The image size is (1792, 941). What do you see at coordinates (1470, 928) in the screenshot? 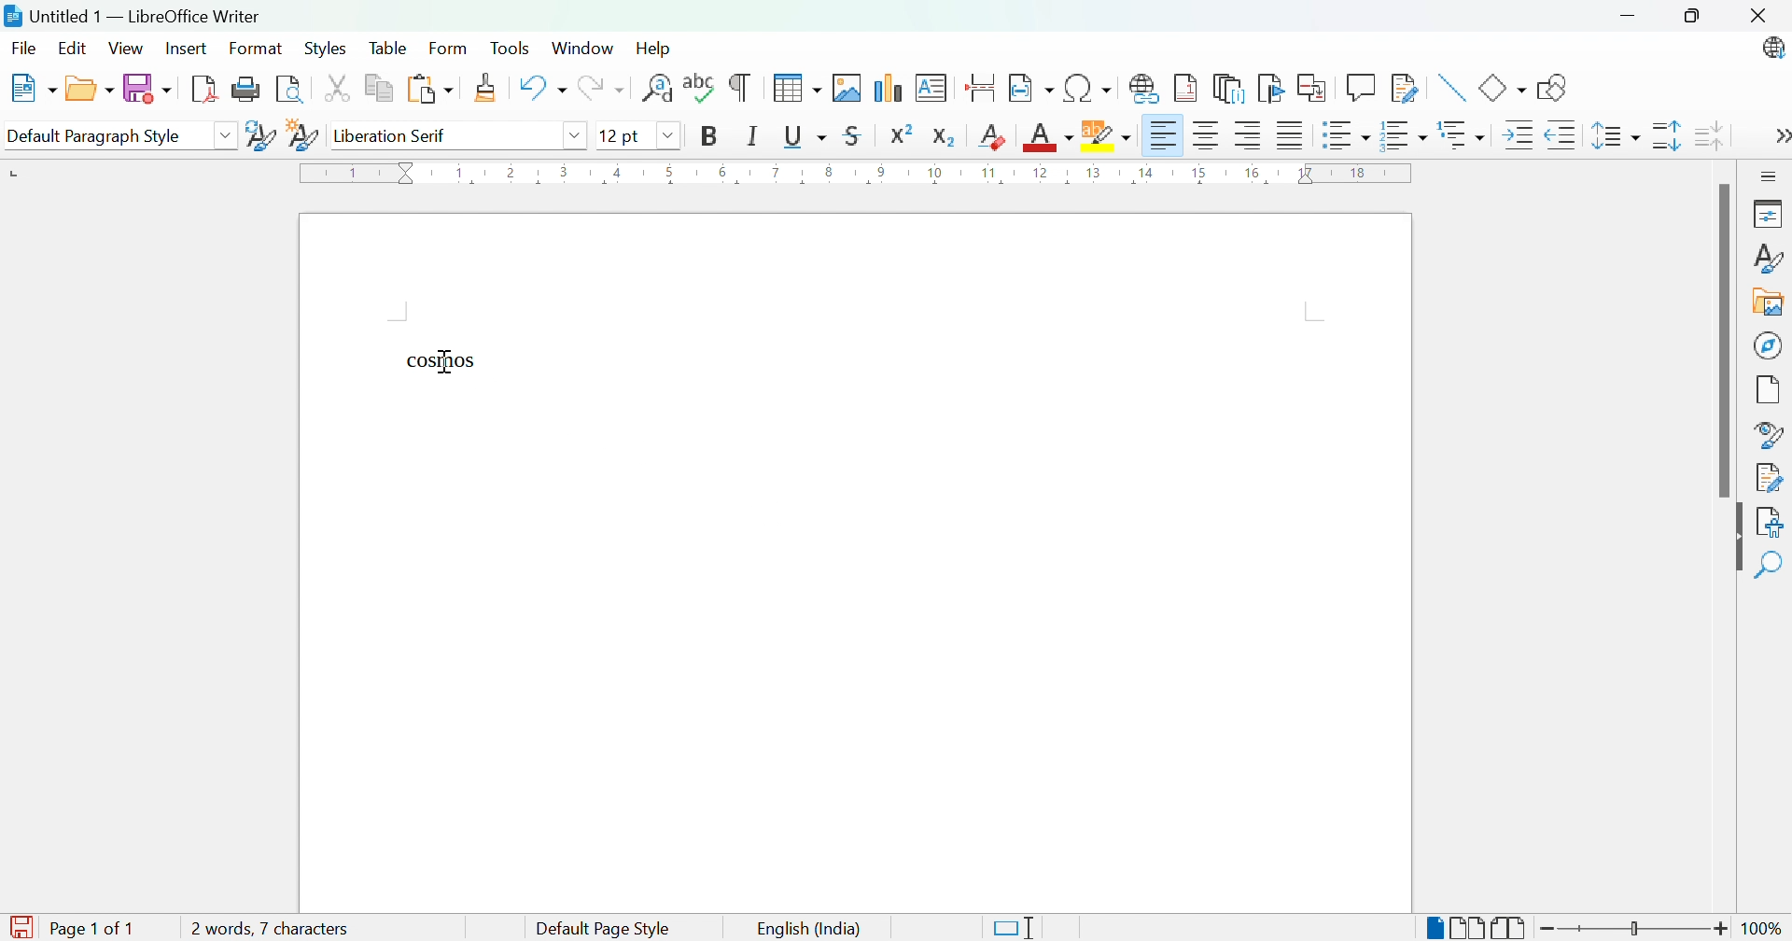
I see `Multiple-page view` at bounding box center [1470, 928].